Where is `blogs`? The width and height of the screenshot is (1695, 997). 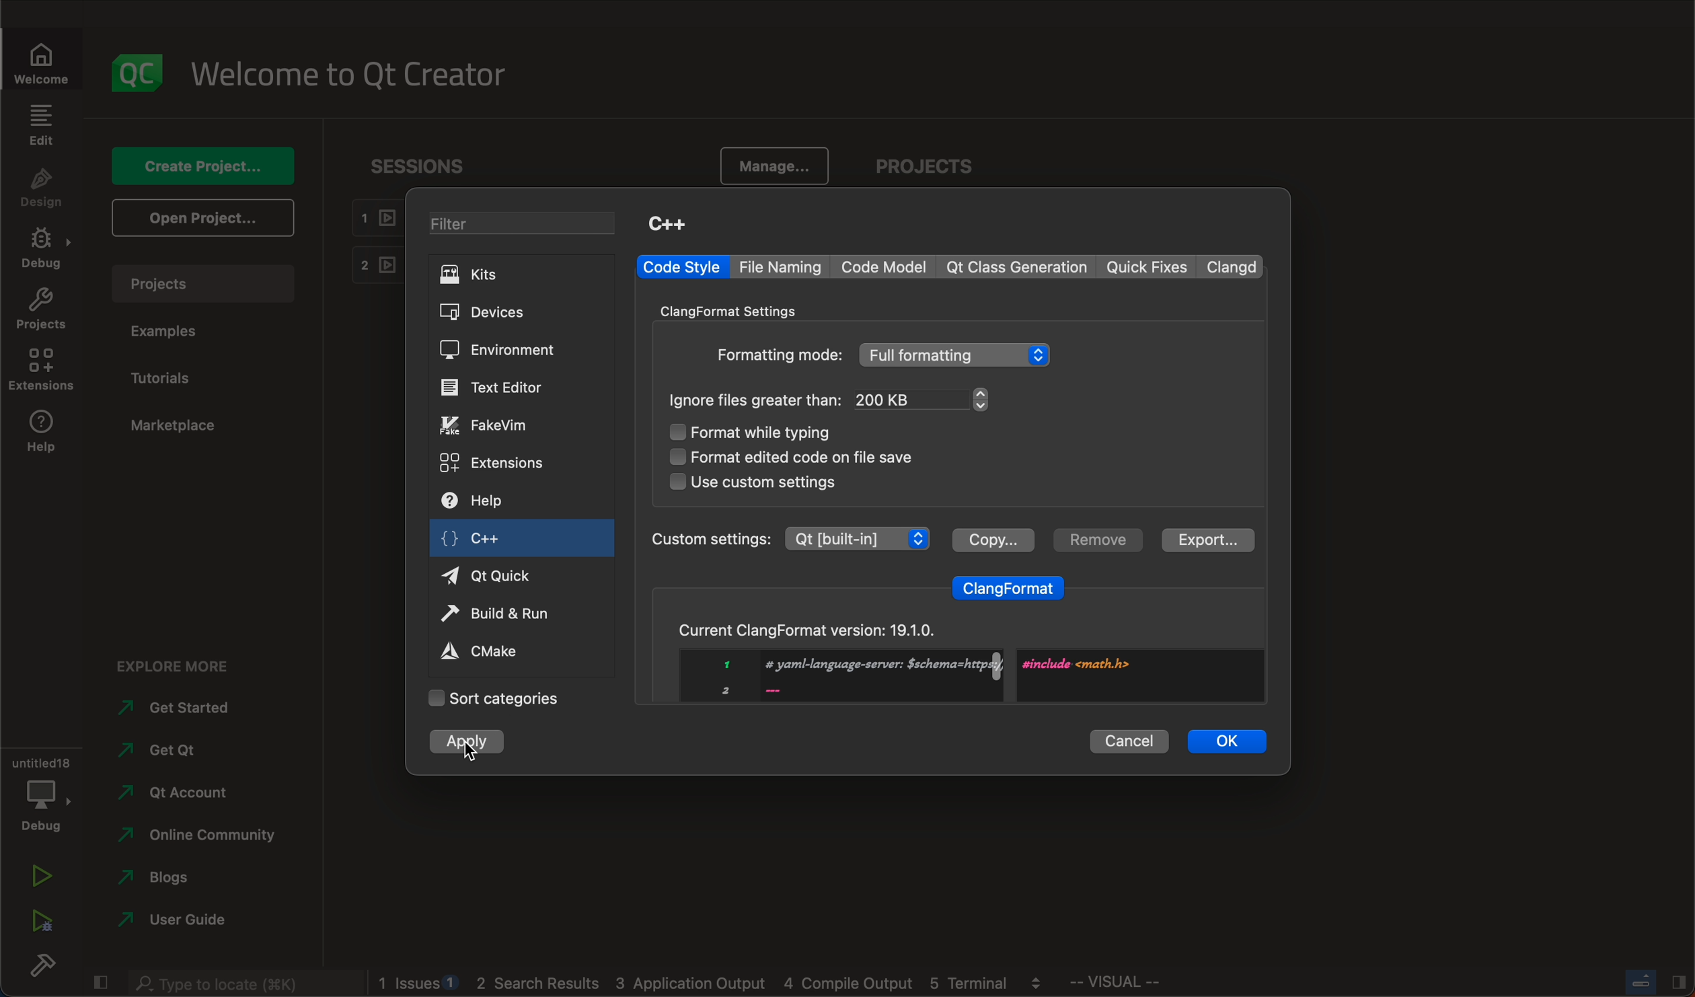 blogs is located at coordinates (174, 881).